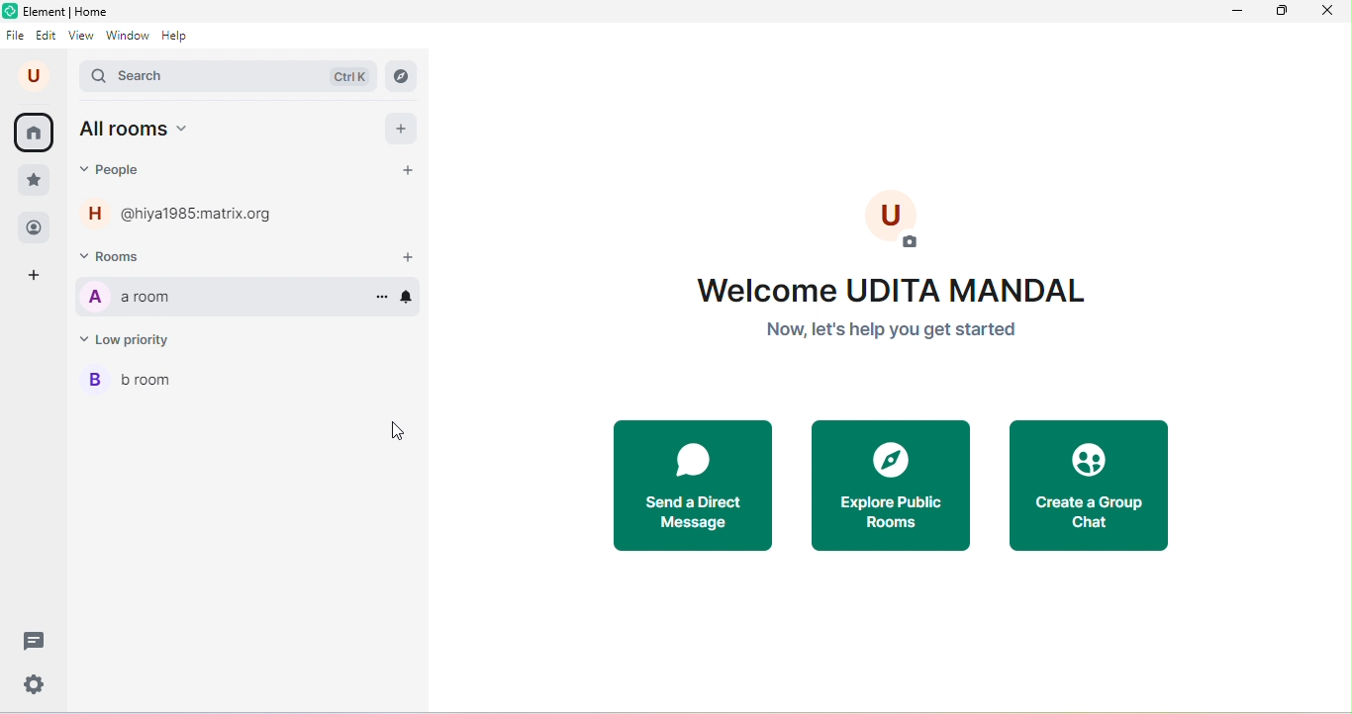  What do you see at coordinates (35, 684) in the screenshot?
I see `quick settings` at bounding box center [35, 684].